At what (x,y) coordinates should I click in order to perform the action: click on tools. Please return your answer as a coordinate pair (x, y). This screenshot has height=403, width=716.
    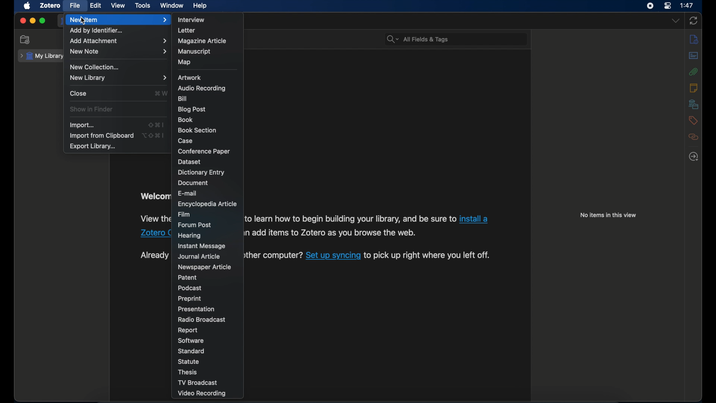
    Looking at the image, I should click on (143, 5).